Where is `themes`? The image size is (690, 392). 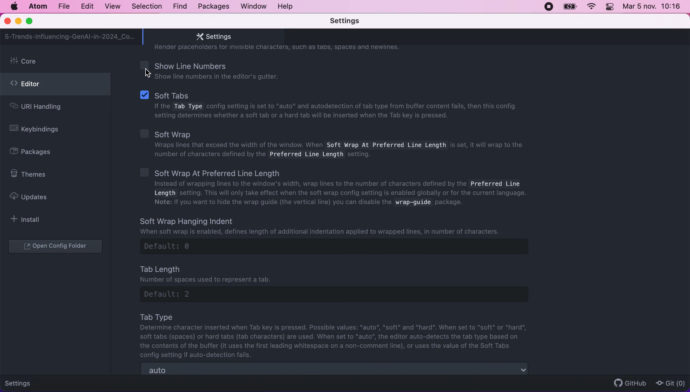
themes is located at coordinates (32, 174).